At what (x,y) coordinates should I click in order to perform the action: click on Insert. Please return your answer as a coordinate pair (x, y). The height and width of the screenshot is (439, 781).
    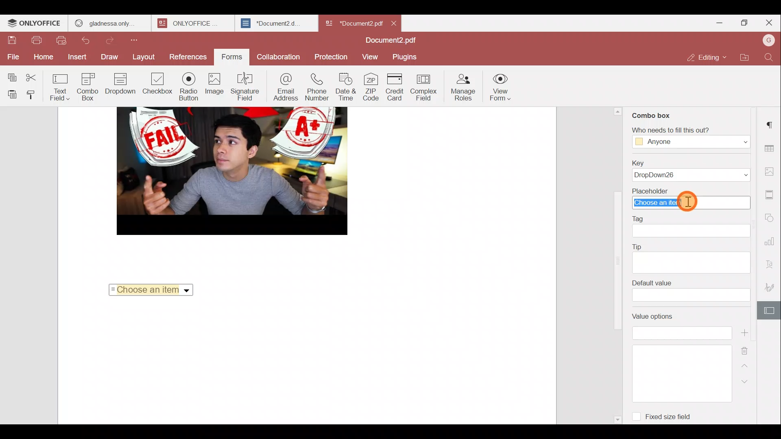
    Looking at the image, I should click on (75, 57).